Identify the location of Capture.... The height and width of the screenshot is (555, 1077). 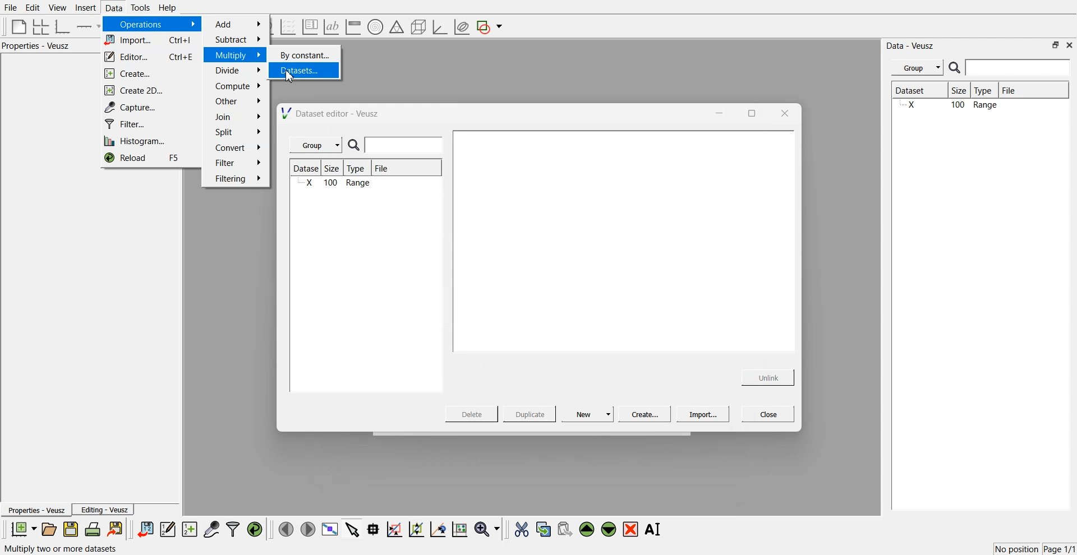
(153, 107).